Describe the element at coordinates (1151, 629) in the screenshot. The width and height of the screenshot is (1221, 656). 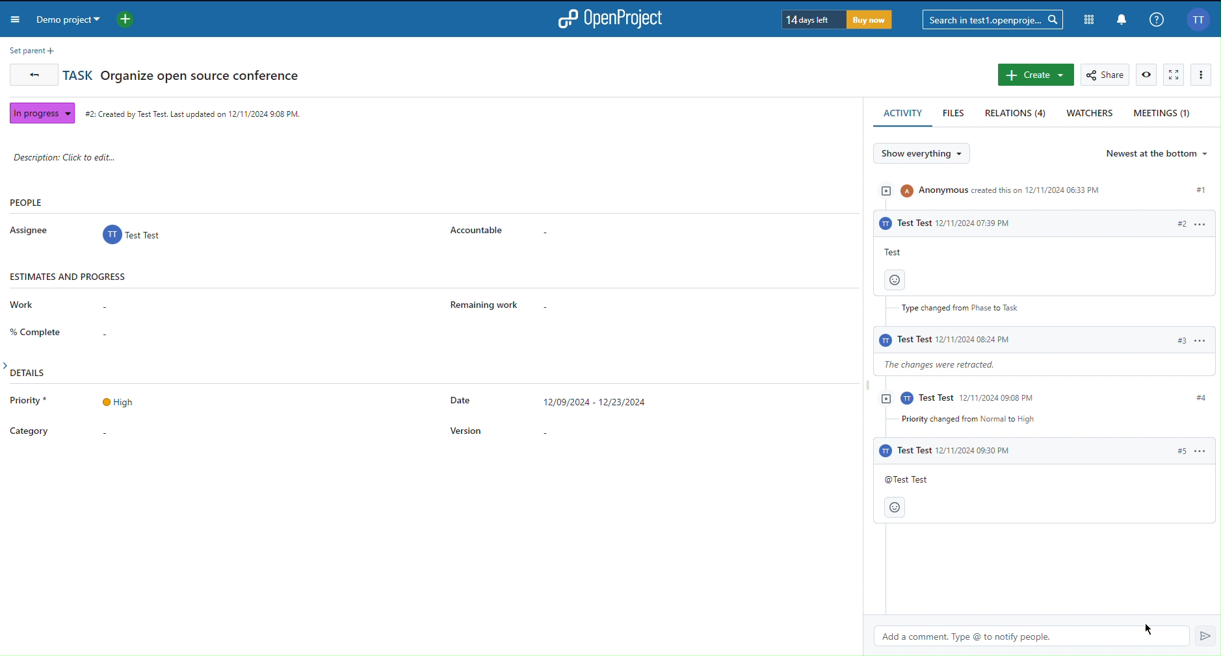
I see `Cursor` at that location.